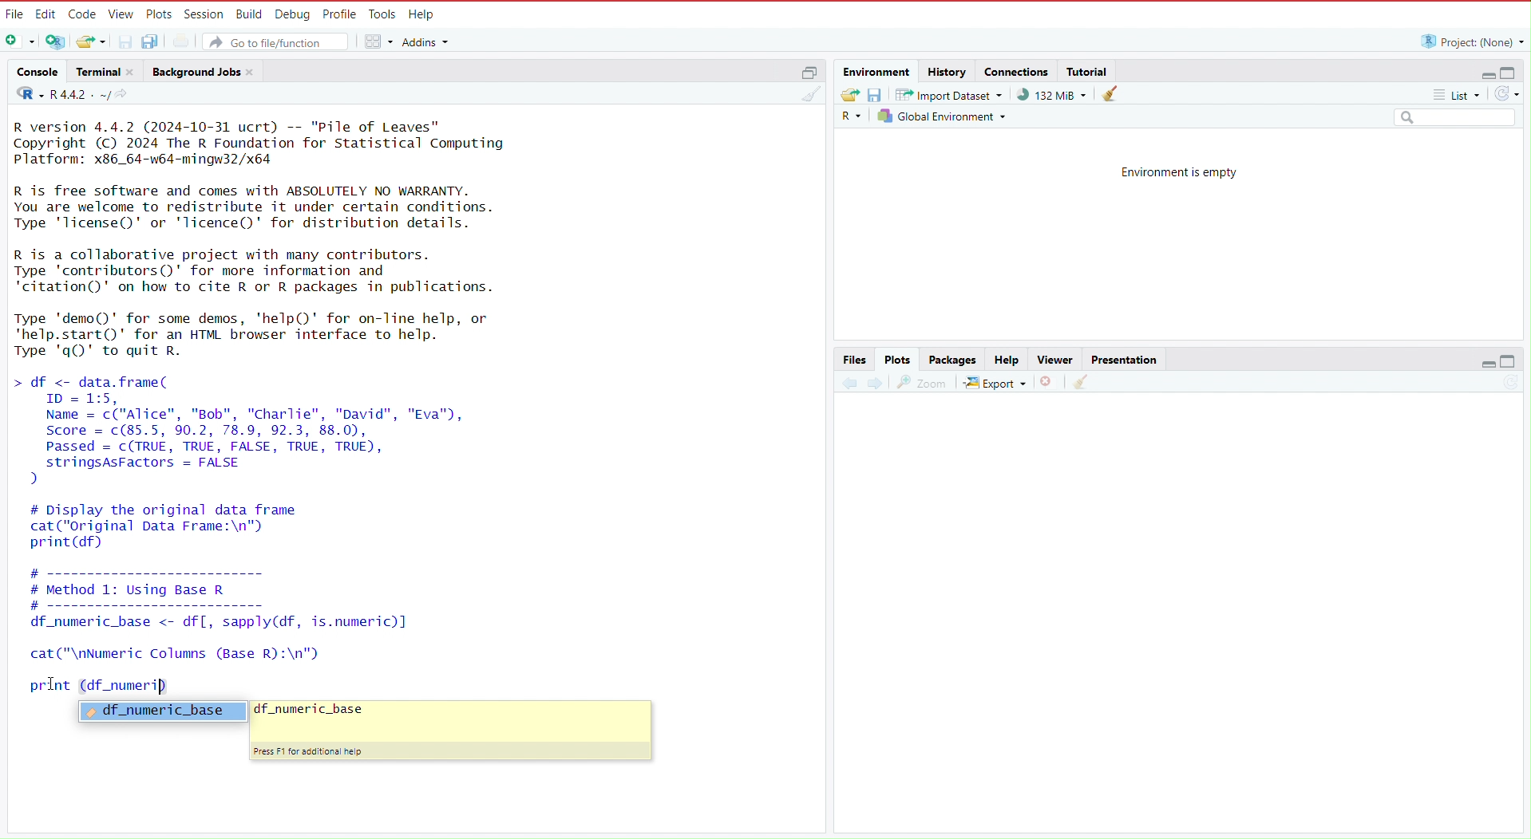 Image resolution: width=1531 pixels, height=839 pixels. What do you see at coordinates (93, 41) in the screenshot?
I see `Open an existing file` at bounding box center [93, 41].